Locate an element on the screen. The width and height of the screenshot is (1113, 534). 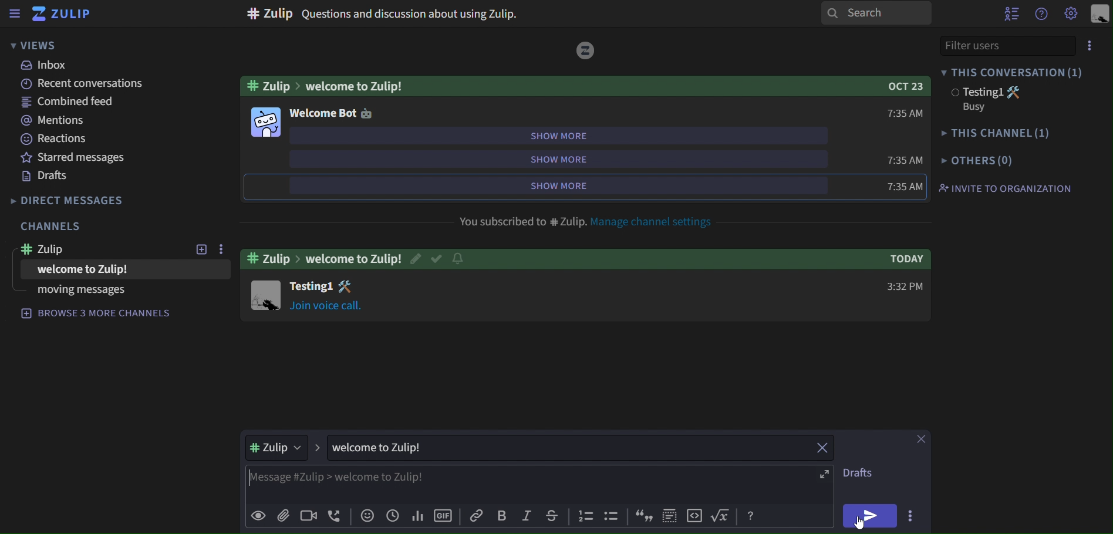
Image is located at coordinates (261, 296).